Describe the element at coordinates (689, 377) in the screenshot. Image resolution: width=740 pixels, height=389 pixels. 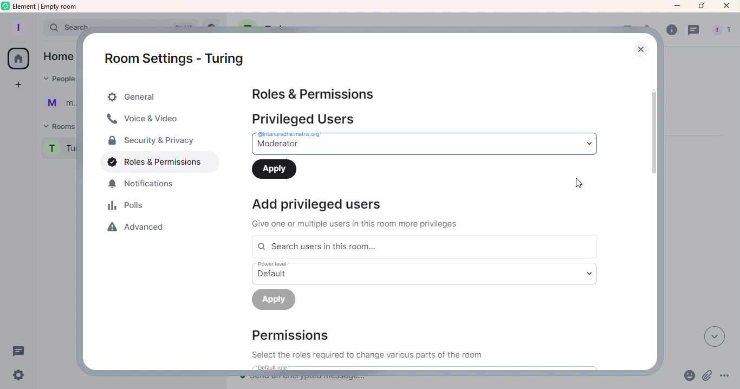
I see `Emoji` at that location.